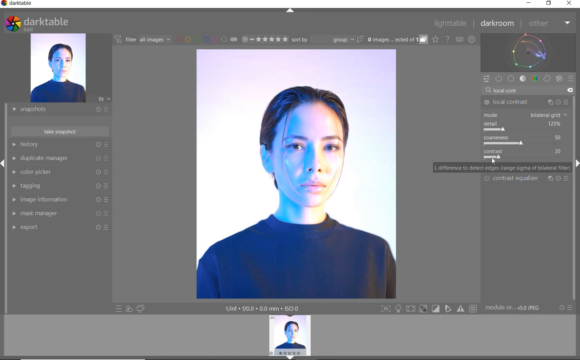 The width and height of the screenshot is (580, 360). Describe the element at coordinates (128, 309) in the screenshot. I see `QUICK ACCESS FOR APPLYING ANY OF YOUR STYLES` at that location.